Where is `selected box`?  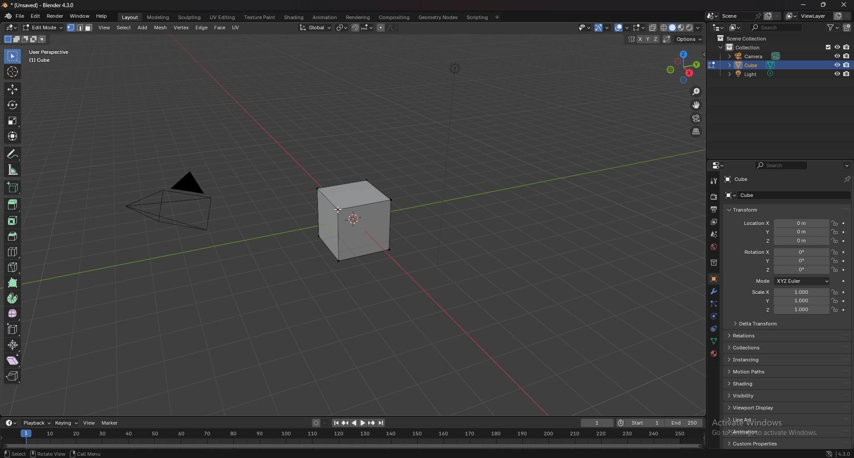
selected box is located at coordinates (355, 222).